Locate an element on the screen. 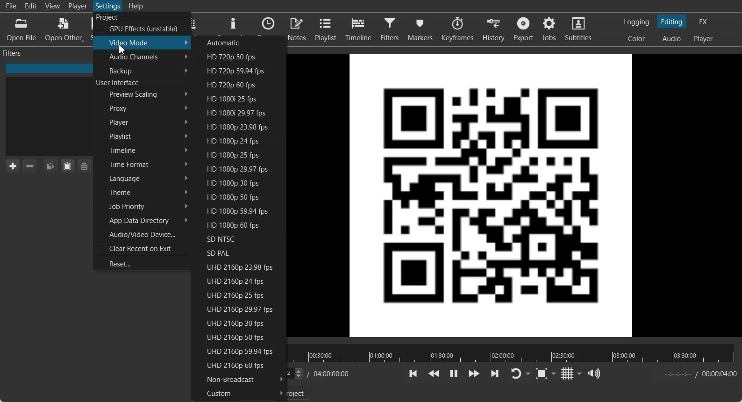 Image resolution: width=742 pixels, height=402 pixels. Switch to the effect only layout is located at coordinates (705, 22).